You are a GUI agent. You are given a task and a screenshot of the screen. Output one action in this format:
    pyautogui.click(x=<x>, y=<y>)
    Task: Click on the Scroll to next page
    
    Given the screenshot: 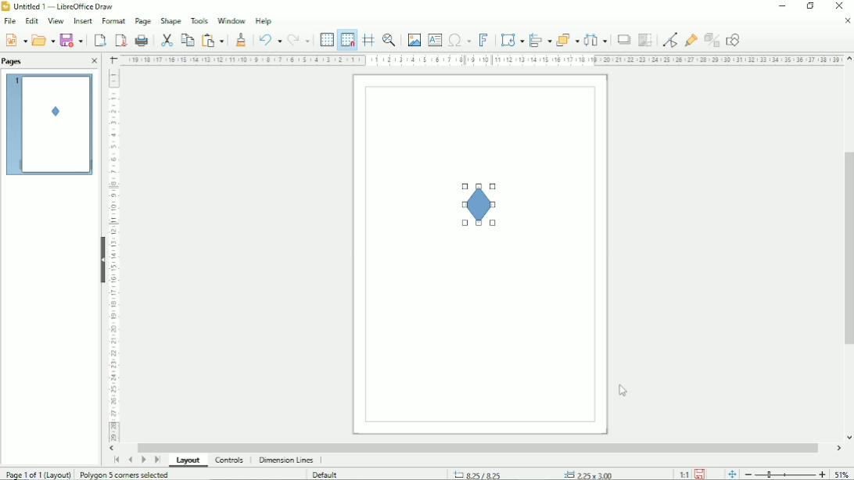 What is the action you would take?
    pyautogui.click(x=144, y=460)
    